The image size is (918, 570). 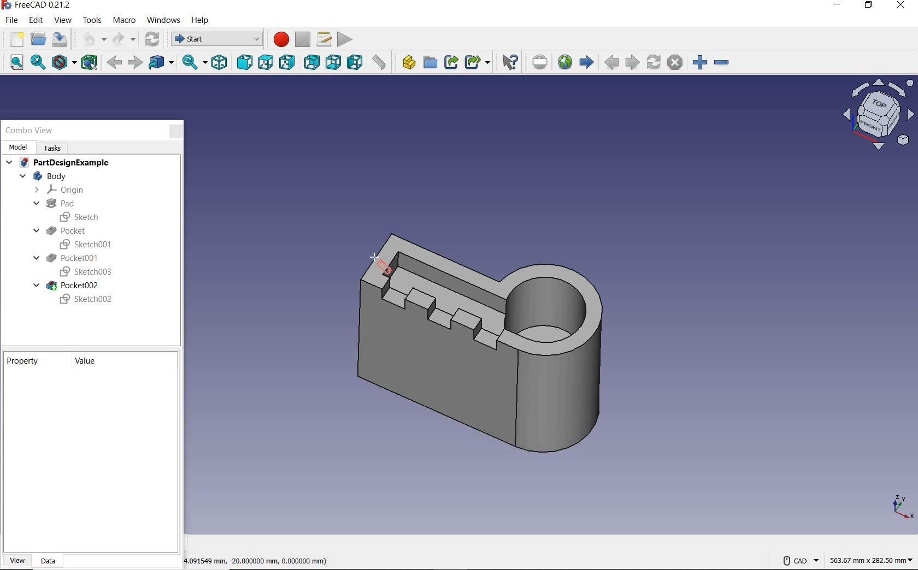 What do you see at coordinates (12, 63) in the screenshot?
I see `fit all` at bounding box center [12, 63].